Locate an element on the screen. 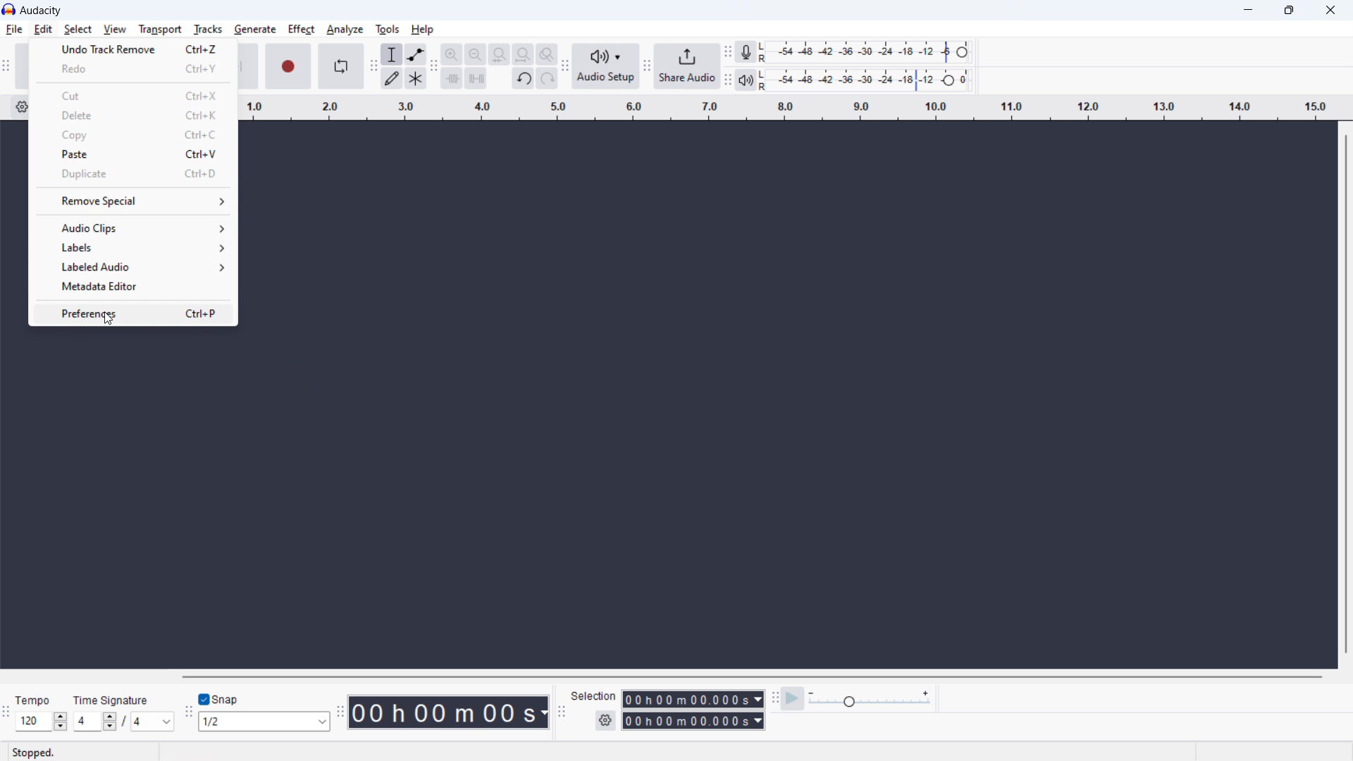 The image size is (1353, 761). record is located at coordinates (288, 66).